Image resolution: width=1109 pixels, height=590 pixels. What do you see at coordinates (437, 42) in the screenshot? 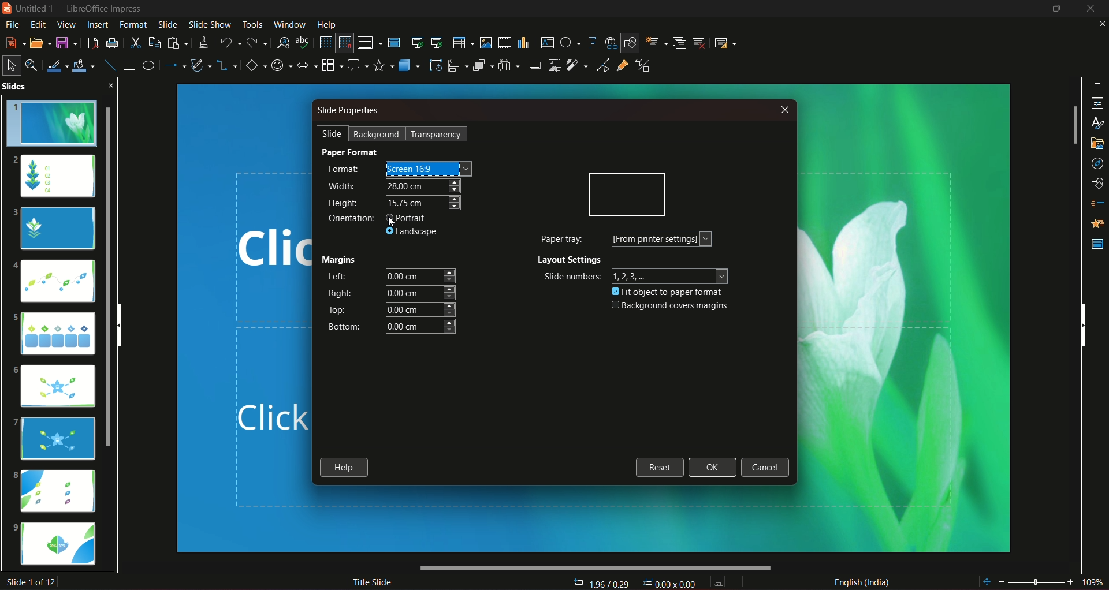
I see `start from the current slide` at bounding box center [437, 42].